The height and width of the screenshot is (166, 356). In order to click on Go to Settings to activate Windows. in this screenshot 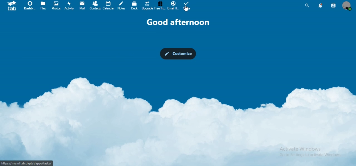, I will do `click(310, 155)`.